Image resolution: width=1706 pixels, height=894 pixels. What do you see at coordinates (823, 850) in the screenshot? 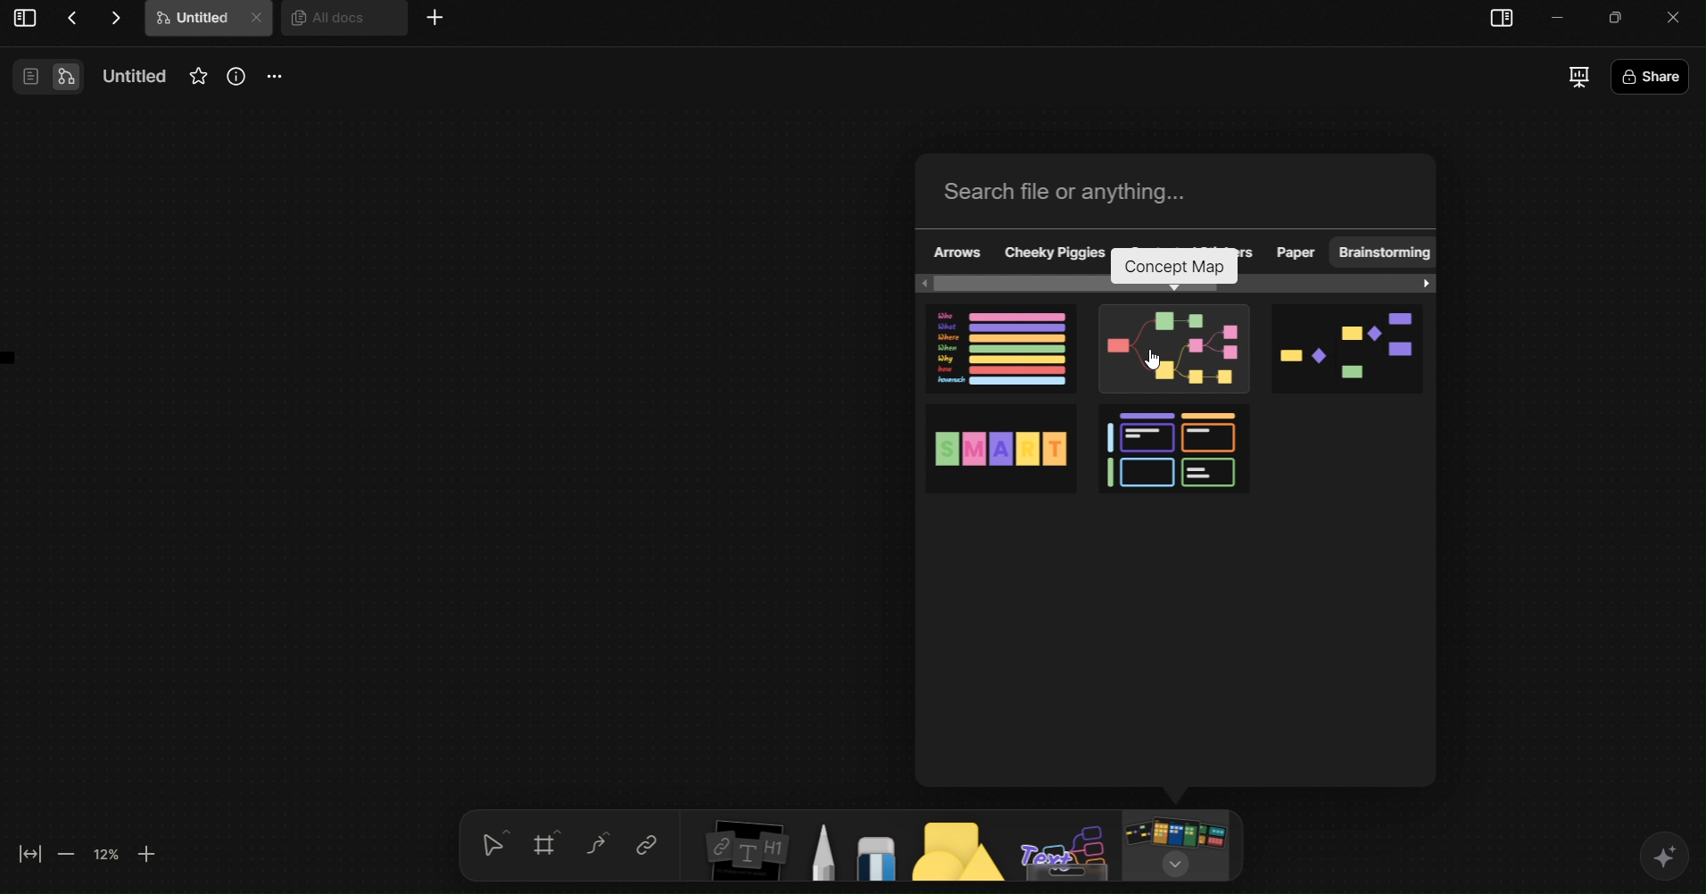
I see `Pen Tool` at bounding box center [823, 850].